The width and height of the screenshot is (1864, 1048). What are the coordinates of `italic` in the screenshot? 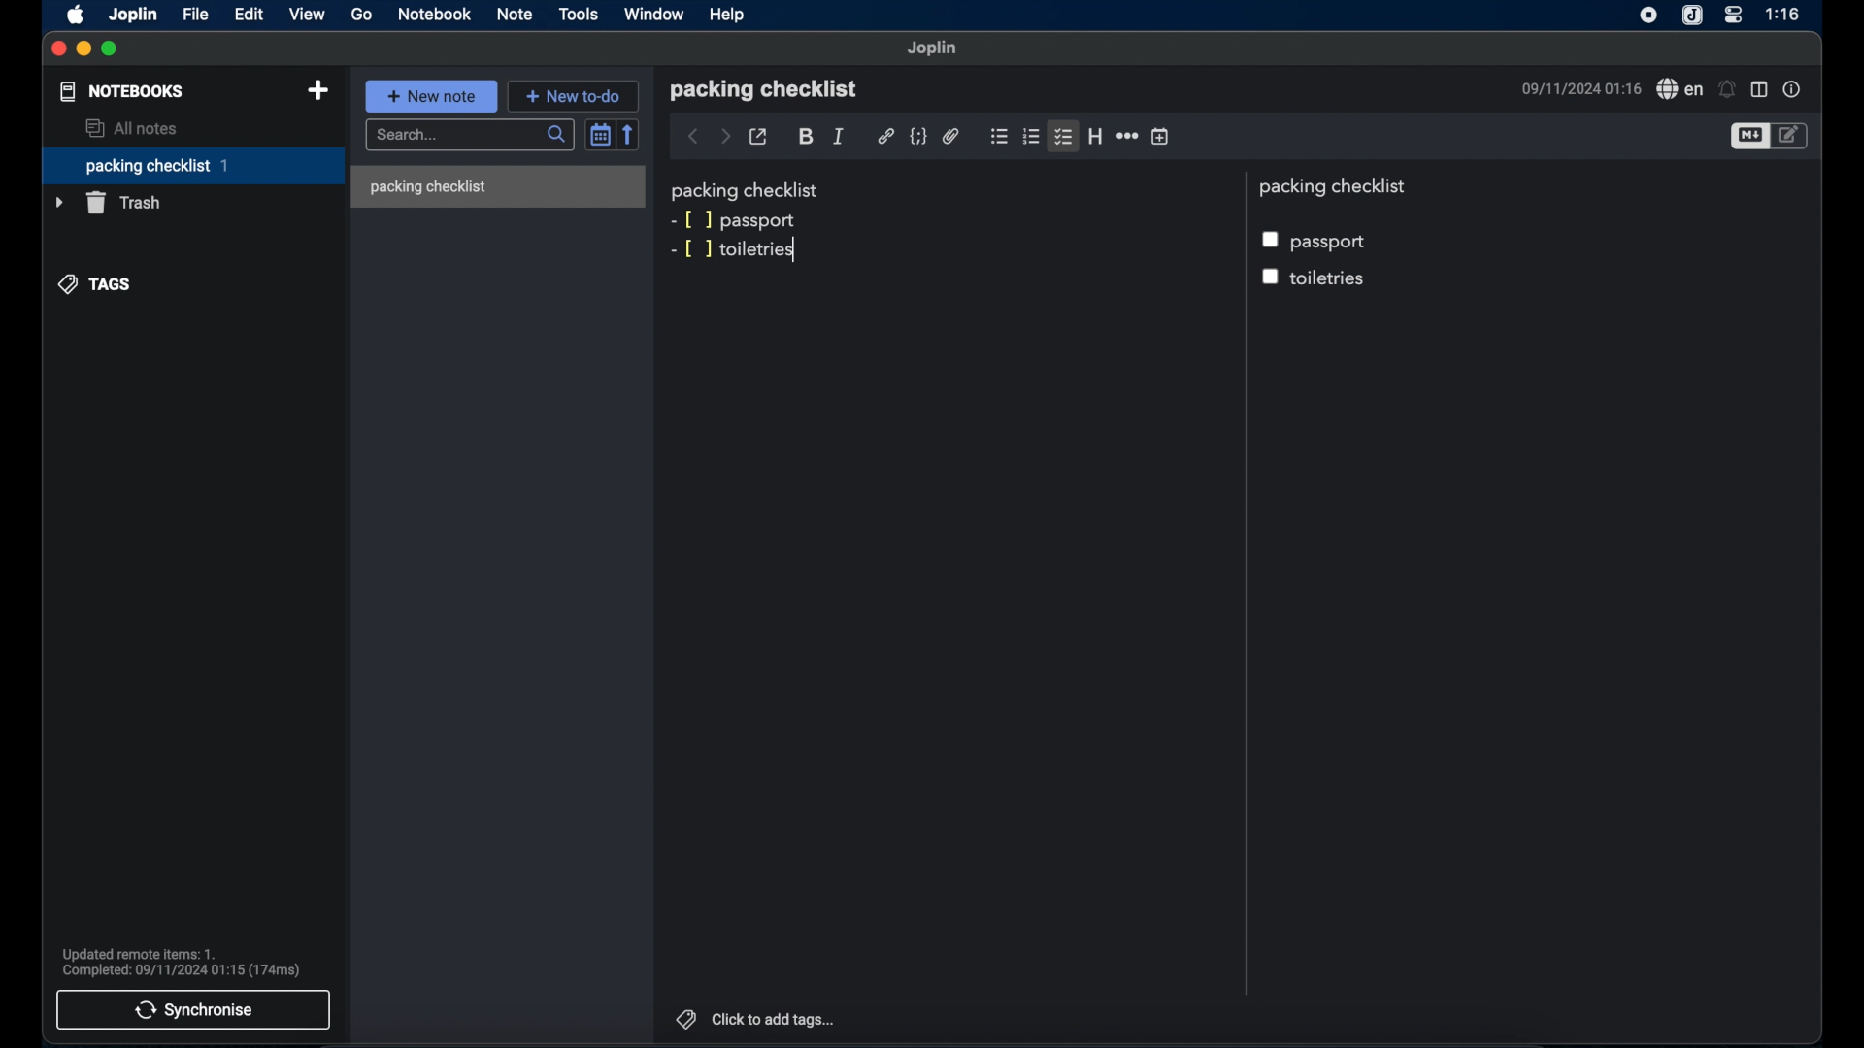 It's located at (838, 135).